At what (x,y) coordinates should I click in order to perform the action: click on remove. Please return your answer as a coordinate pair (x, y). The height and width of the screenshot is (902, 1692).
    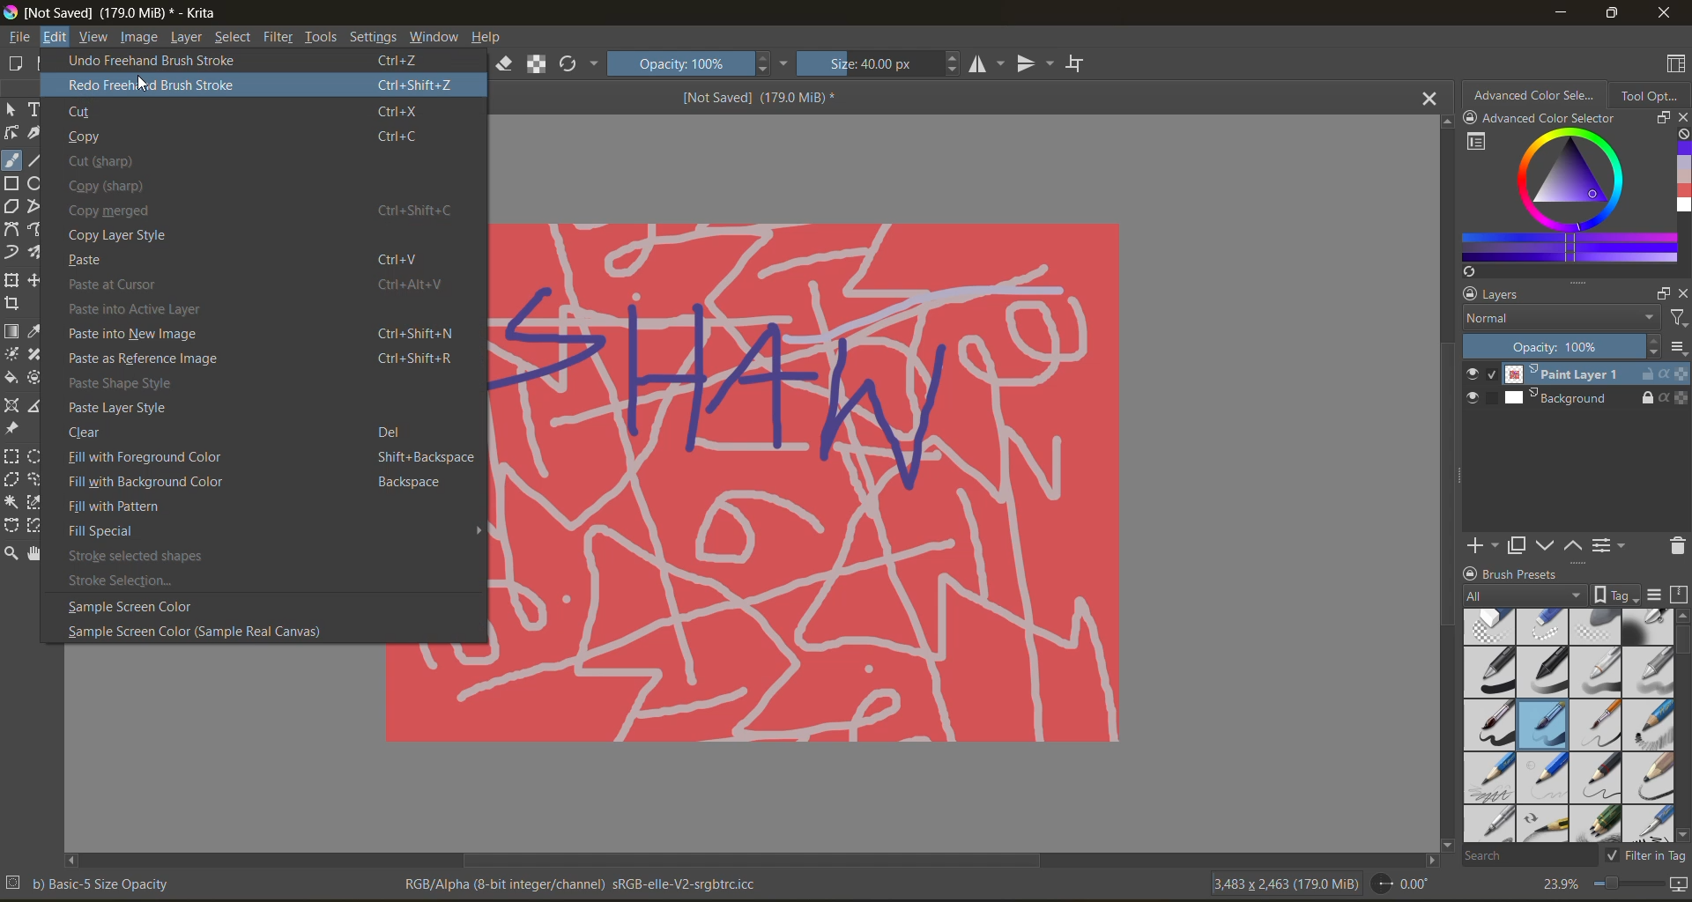
    Looking at the image, I should click on (1675, 545).